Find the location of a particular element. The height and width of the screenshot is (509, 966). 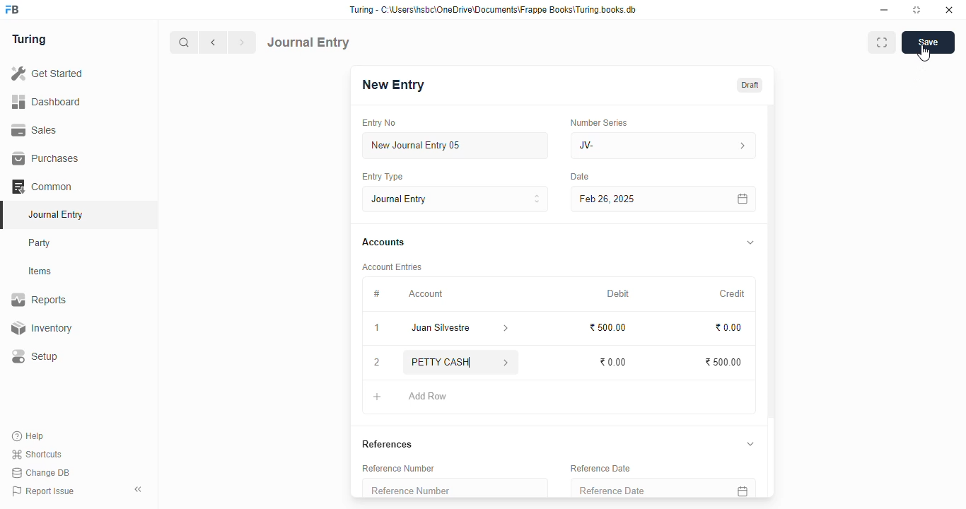

accounts is located at coordinates (383, 242).